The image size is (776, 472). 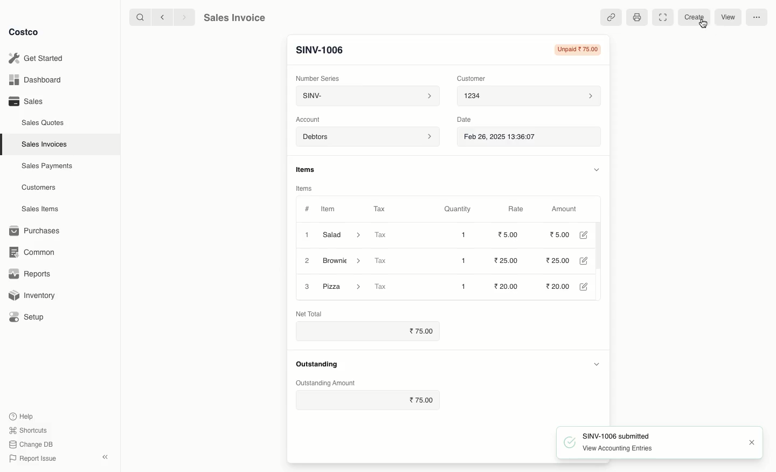 What do you see at coordinates (44, 122) in the screenshot?
I see `Sales Quotes` at bounding box center [44, 122].